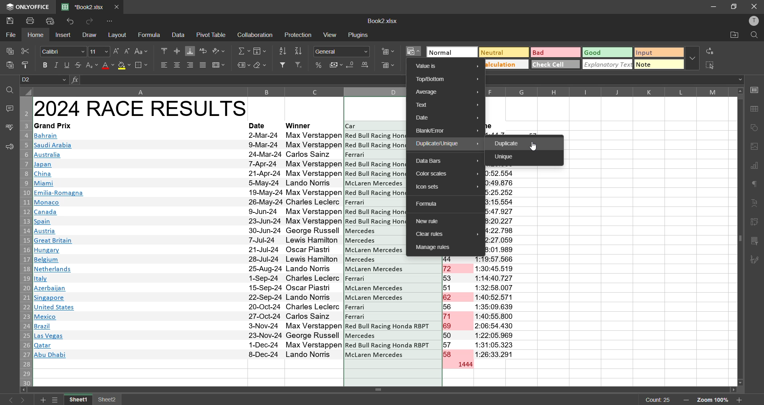 This screenshot has width=764, height=405. Describe the element at coordinates (755, 127) in the screenshot. I see `shapes` at that location.